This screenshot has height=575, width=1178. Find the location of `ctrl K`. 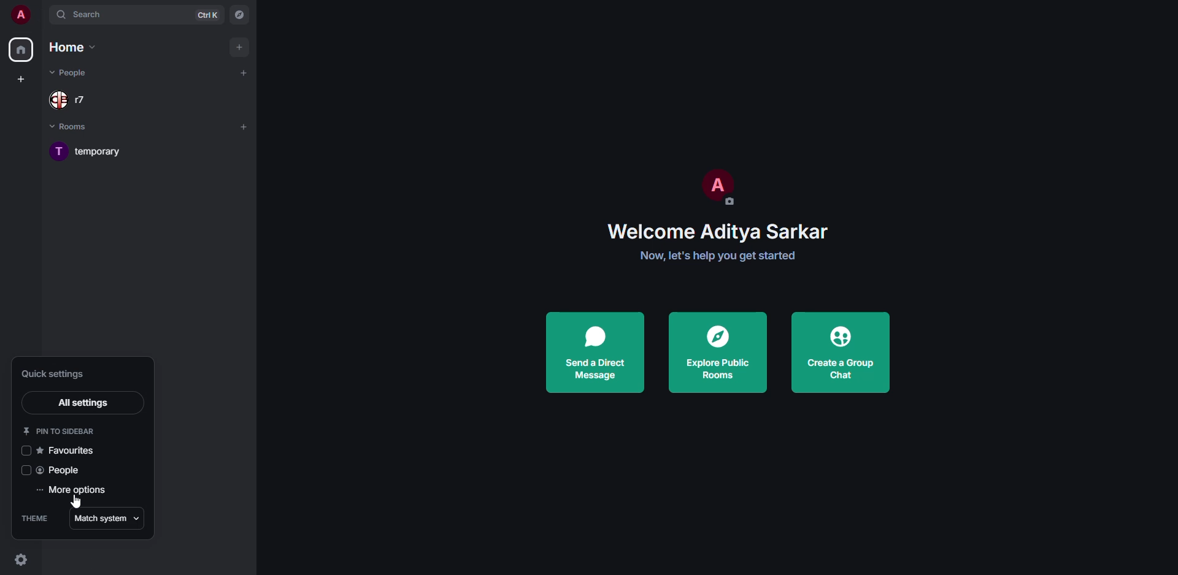

ctrl K is located at coordinates (208, 15).